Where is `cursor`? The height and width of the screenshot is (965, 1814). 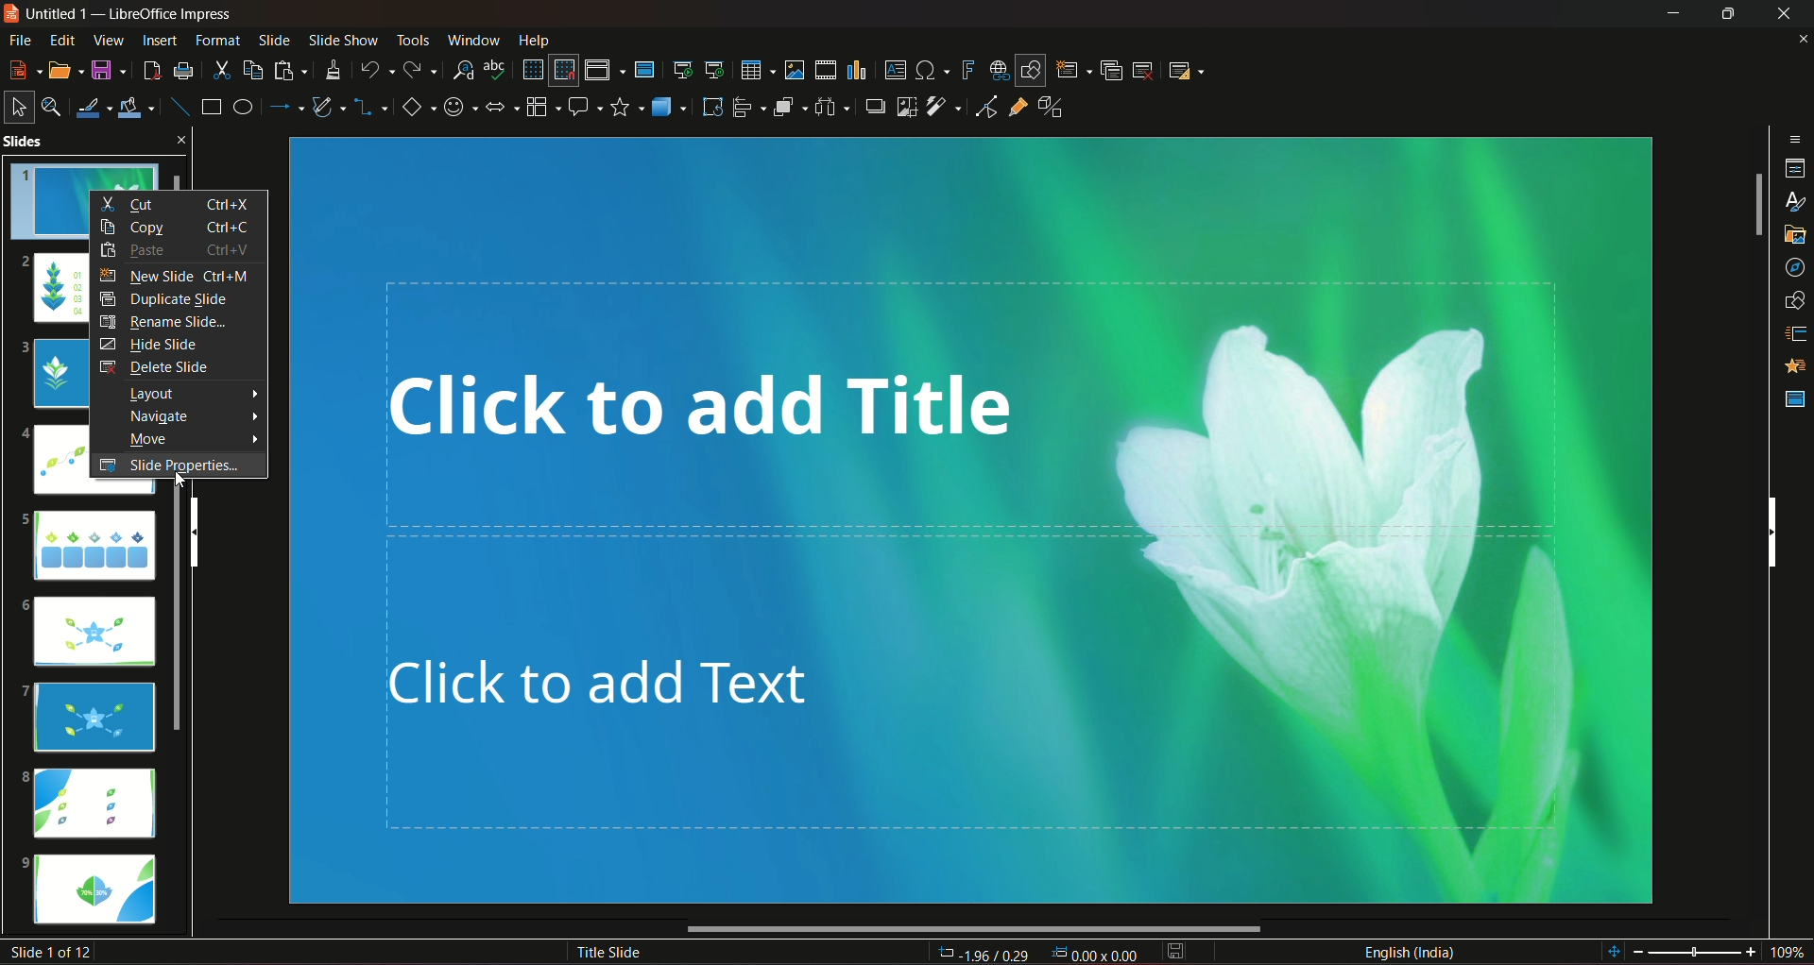
cursor is located at coordinates (179, 482).